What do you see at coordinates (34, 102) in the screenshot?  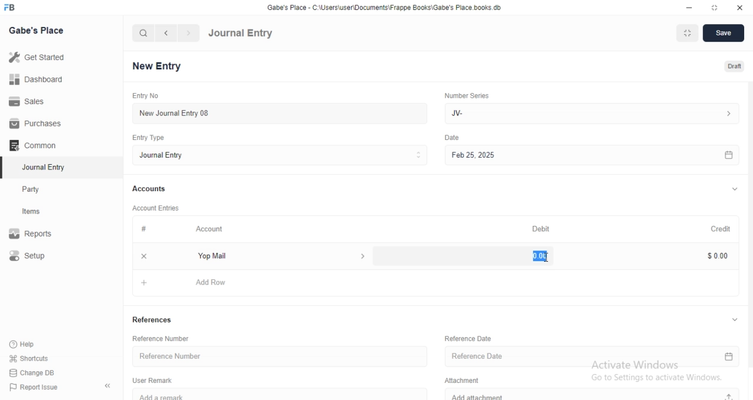 I see `Sales` at bounding box center [34, 102].